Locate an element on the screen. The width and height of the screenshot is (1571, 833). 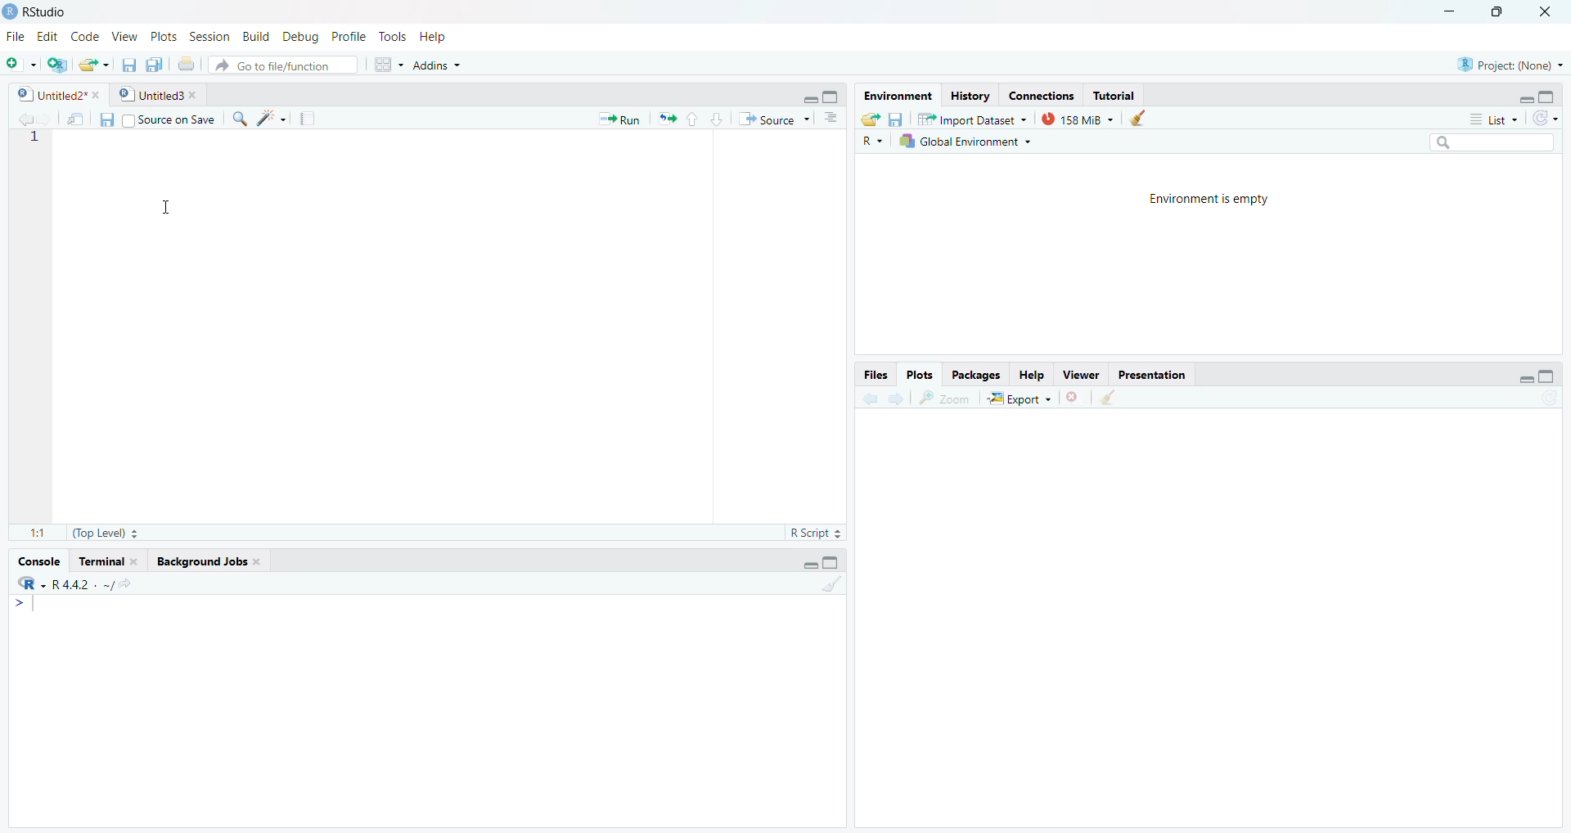
Workspace pane is located at coordinates (385, 66).